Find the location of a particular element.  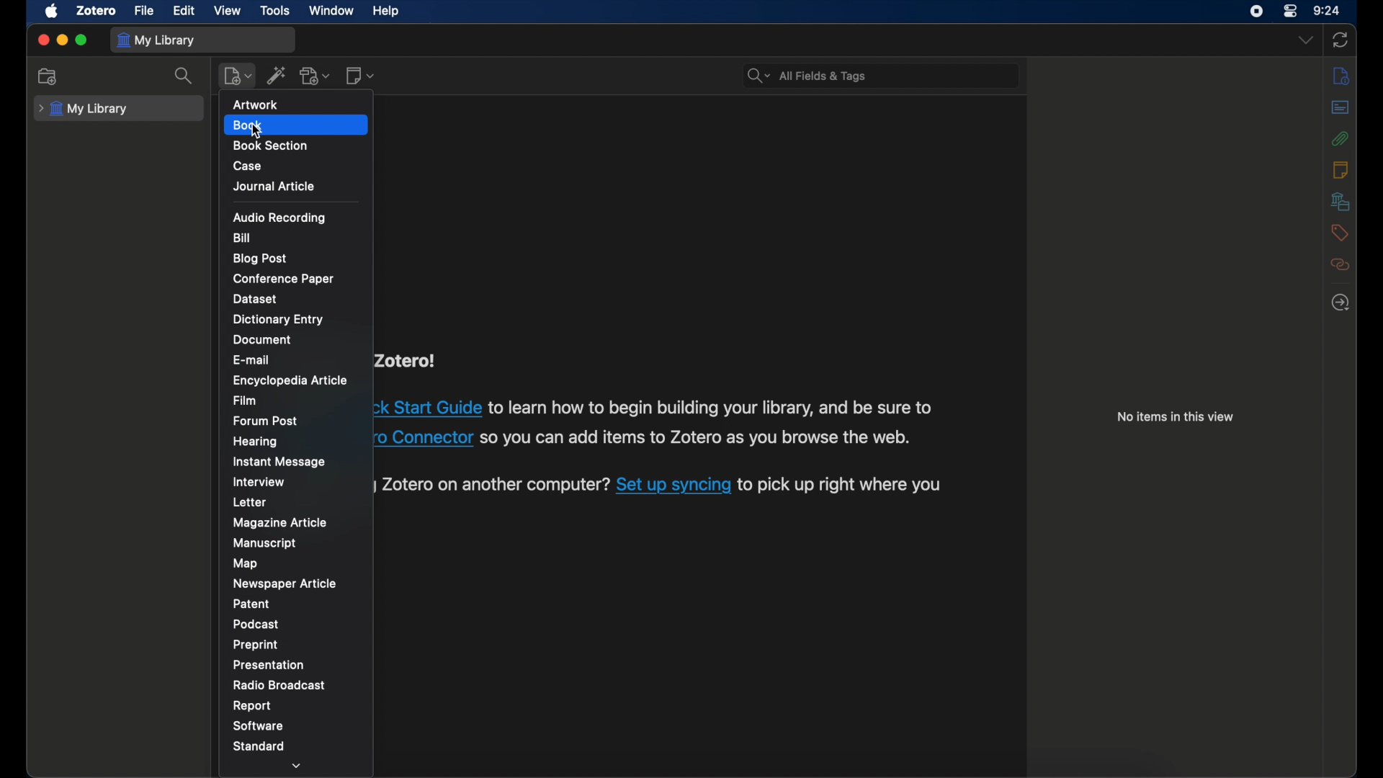

apple icon is located at coordinates (53, 12).